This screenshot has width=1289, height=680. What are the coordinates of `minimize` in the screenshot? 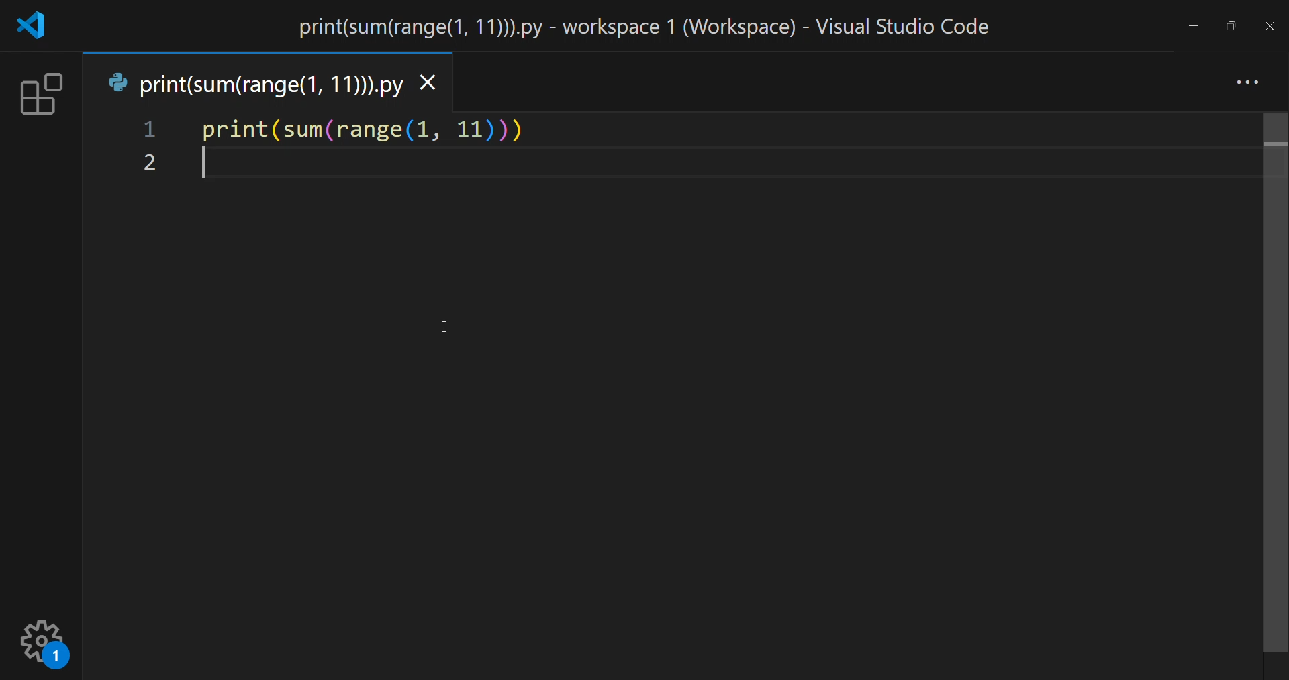 It's located at (1192, 24).